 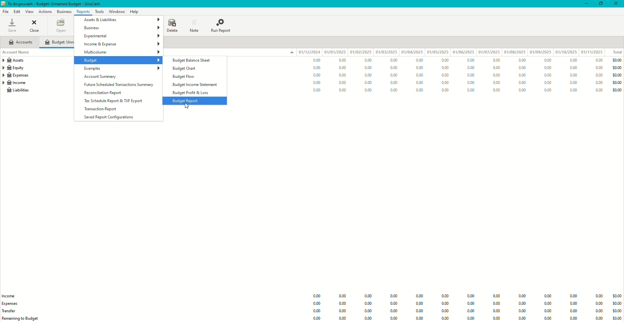 I want to click on Saved Report Configurations, so click(x=112, y=118).